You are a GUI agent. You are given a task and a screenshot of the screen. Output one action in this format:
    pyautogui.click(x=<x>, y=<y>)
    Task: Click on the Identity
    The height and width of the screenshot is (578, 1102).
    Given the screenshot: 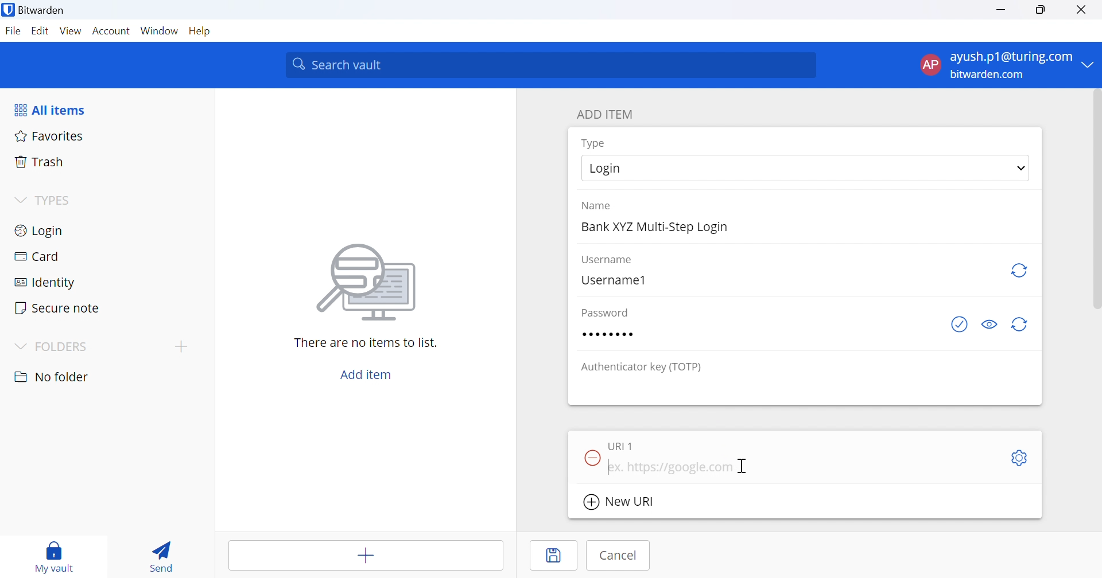 What is the action you would take?
    pyautogui.click(x=45, y=282)
    